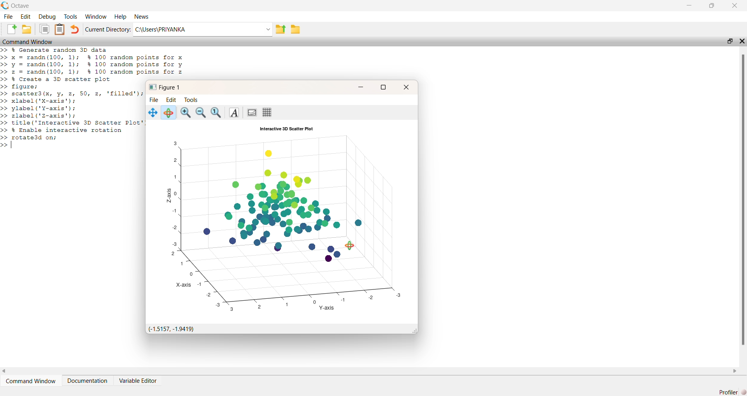  I want to click on File, so click(9, 17).